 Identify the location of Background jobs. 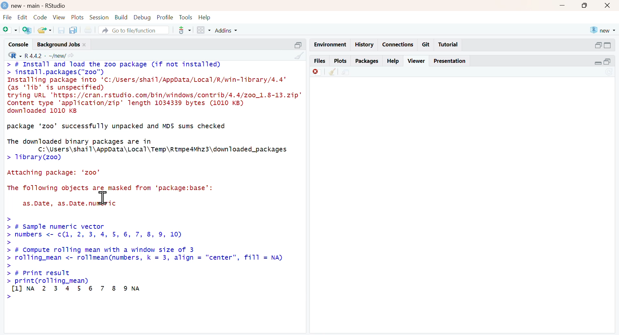
(58, 44).